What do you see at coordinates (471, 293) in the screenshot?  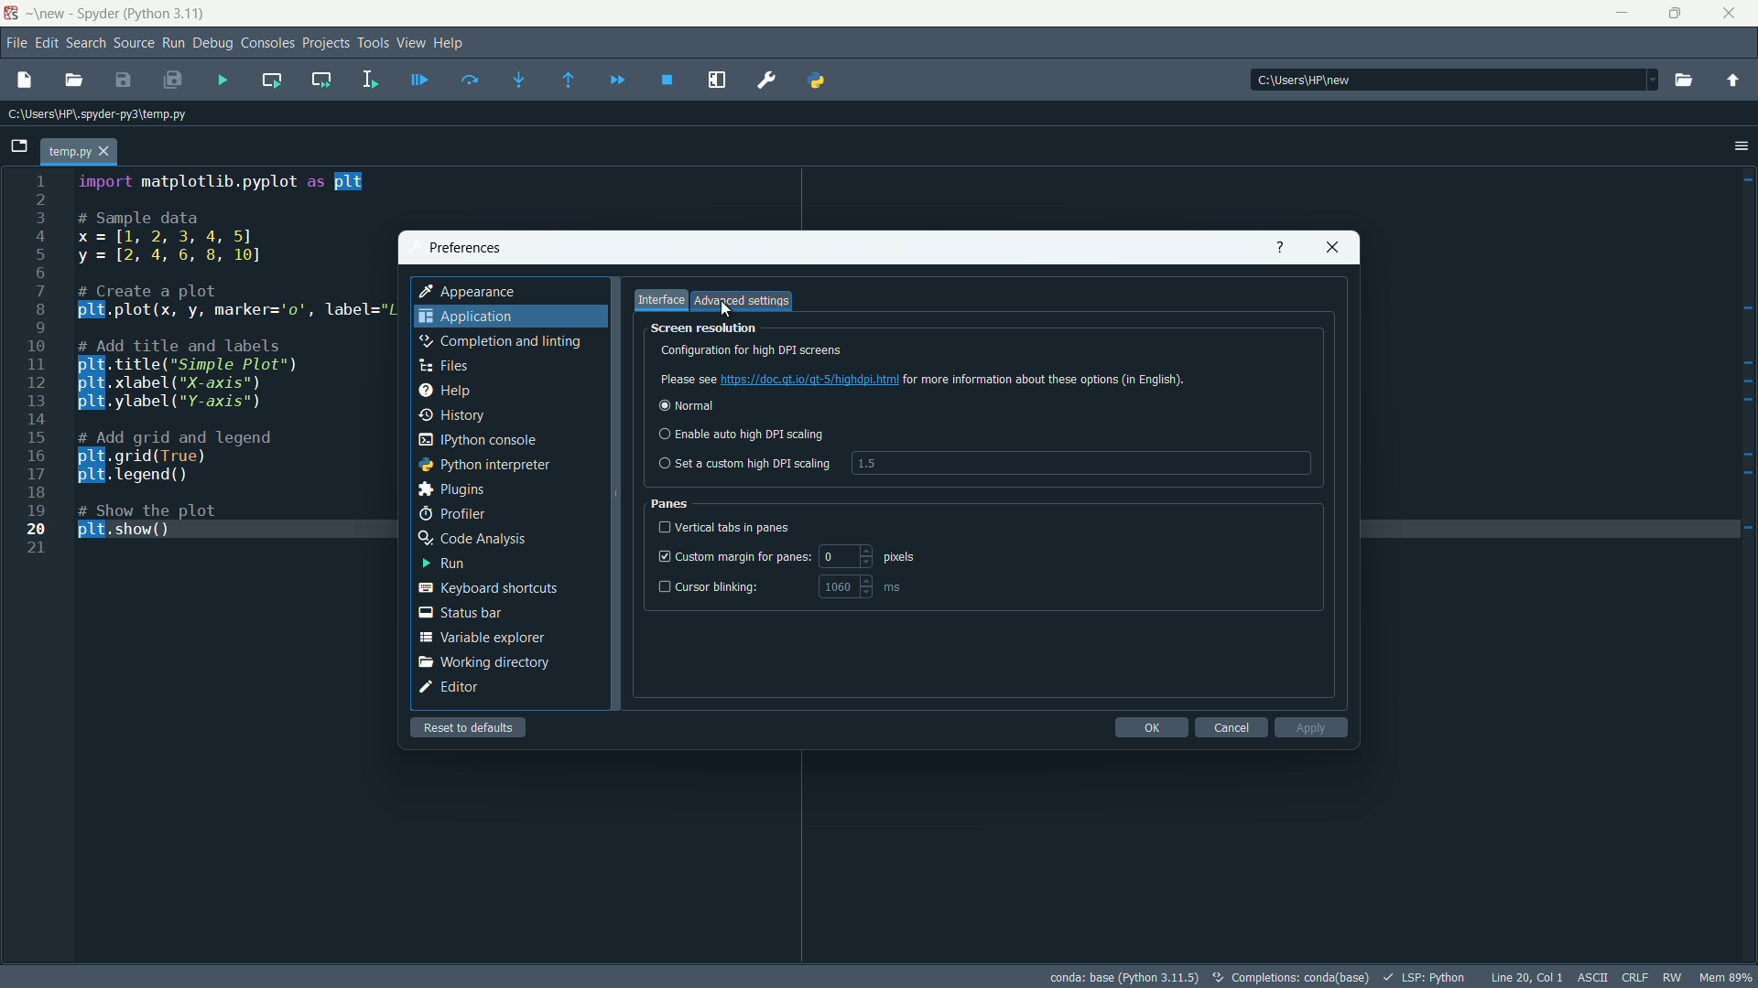 I see `appearance` at bounding box center [471, 293].